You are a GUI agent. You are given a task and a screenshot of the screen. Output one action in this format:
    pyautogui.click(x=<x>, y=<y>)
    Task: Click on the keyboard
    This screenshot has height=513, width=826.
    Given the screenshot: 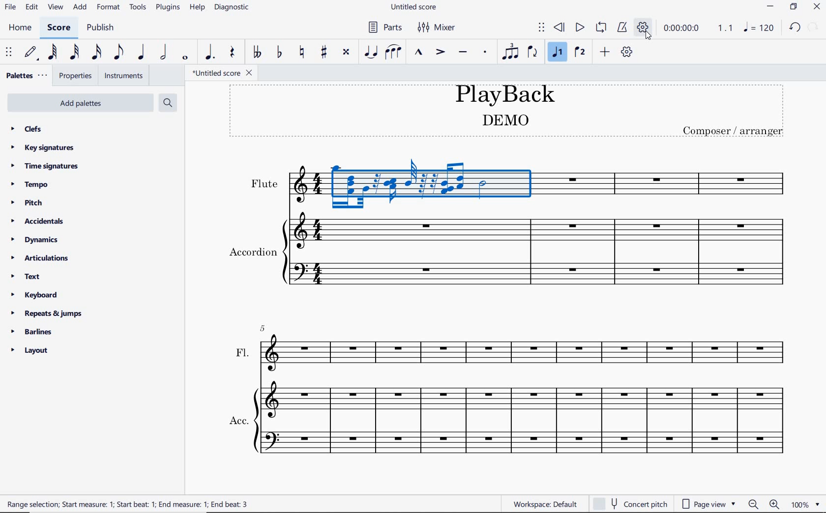 What is the action you would take?
    pyautogui.click(x=35, y=295)
    